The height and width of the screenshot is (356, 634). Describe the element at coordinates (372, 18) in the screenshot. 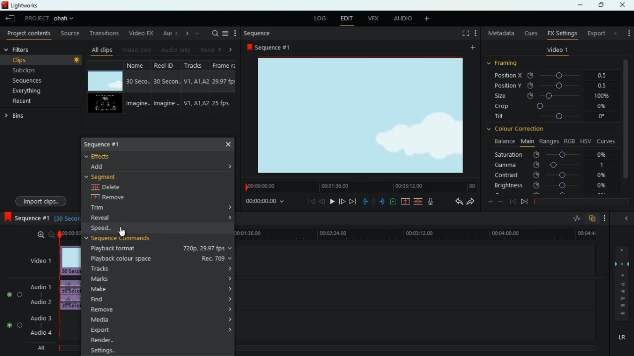

I see `vfx` at that location.